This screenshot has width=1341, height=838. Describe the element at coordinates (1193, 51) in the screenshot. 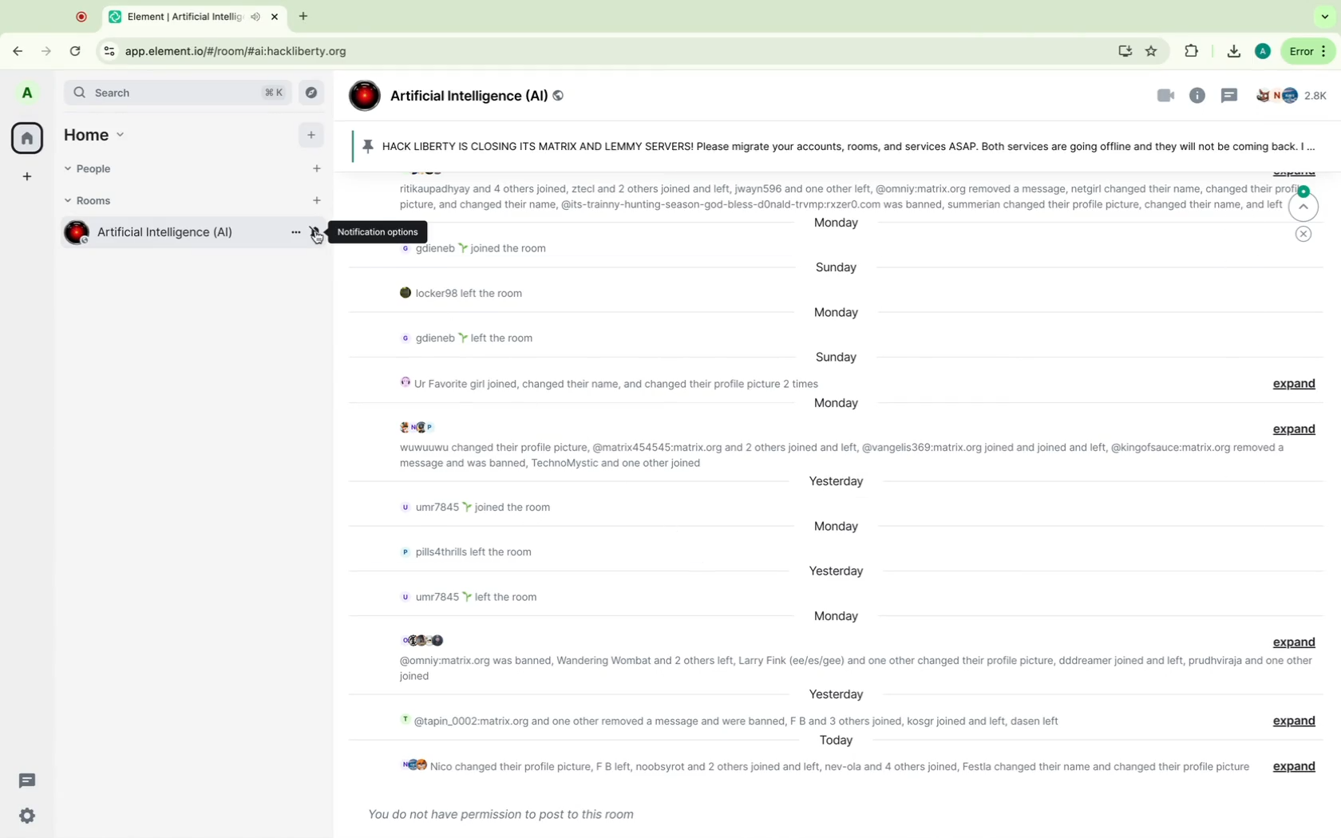

I see `extentions` at that location.